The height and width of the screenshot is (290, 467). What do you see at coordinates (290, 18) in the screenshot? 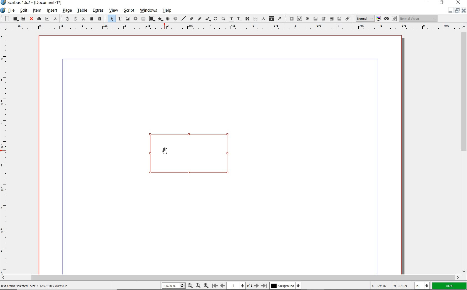
I see `pdf push button` at bounding box center [290, 18].